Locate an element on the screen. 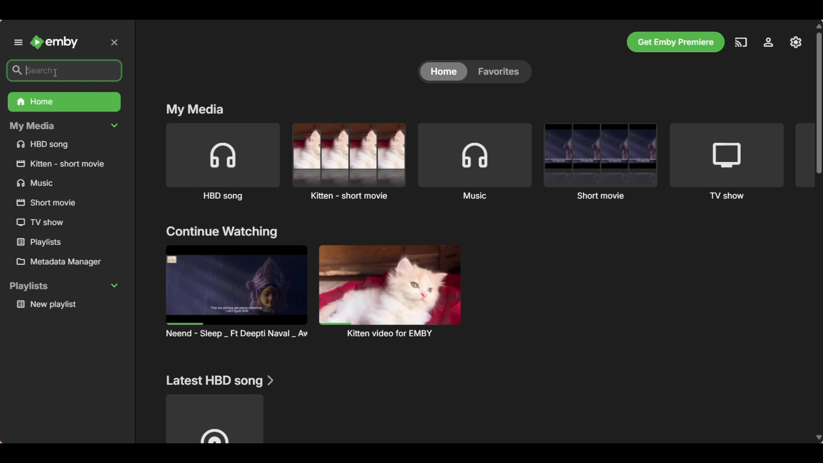 This screenshot has height=463, width=823. Search box highlighted after selection is located at coordinates (64, 70).